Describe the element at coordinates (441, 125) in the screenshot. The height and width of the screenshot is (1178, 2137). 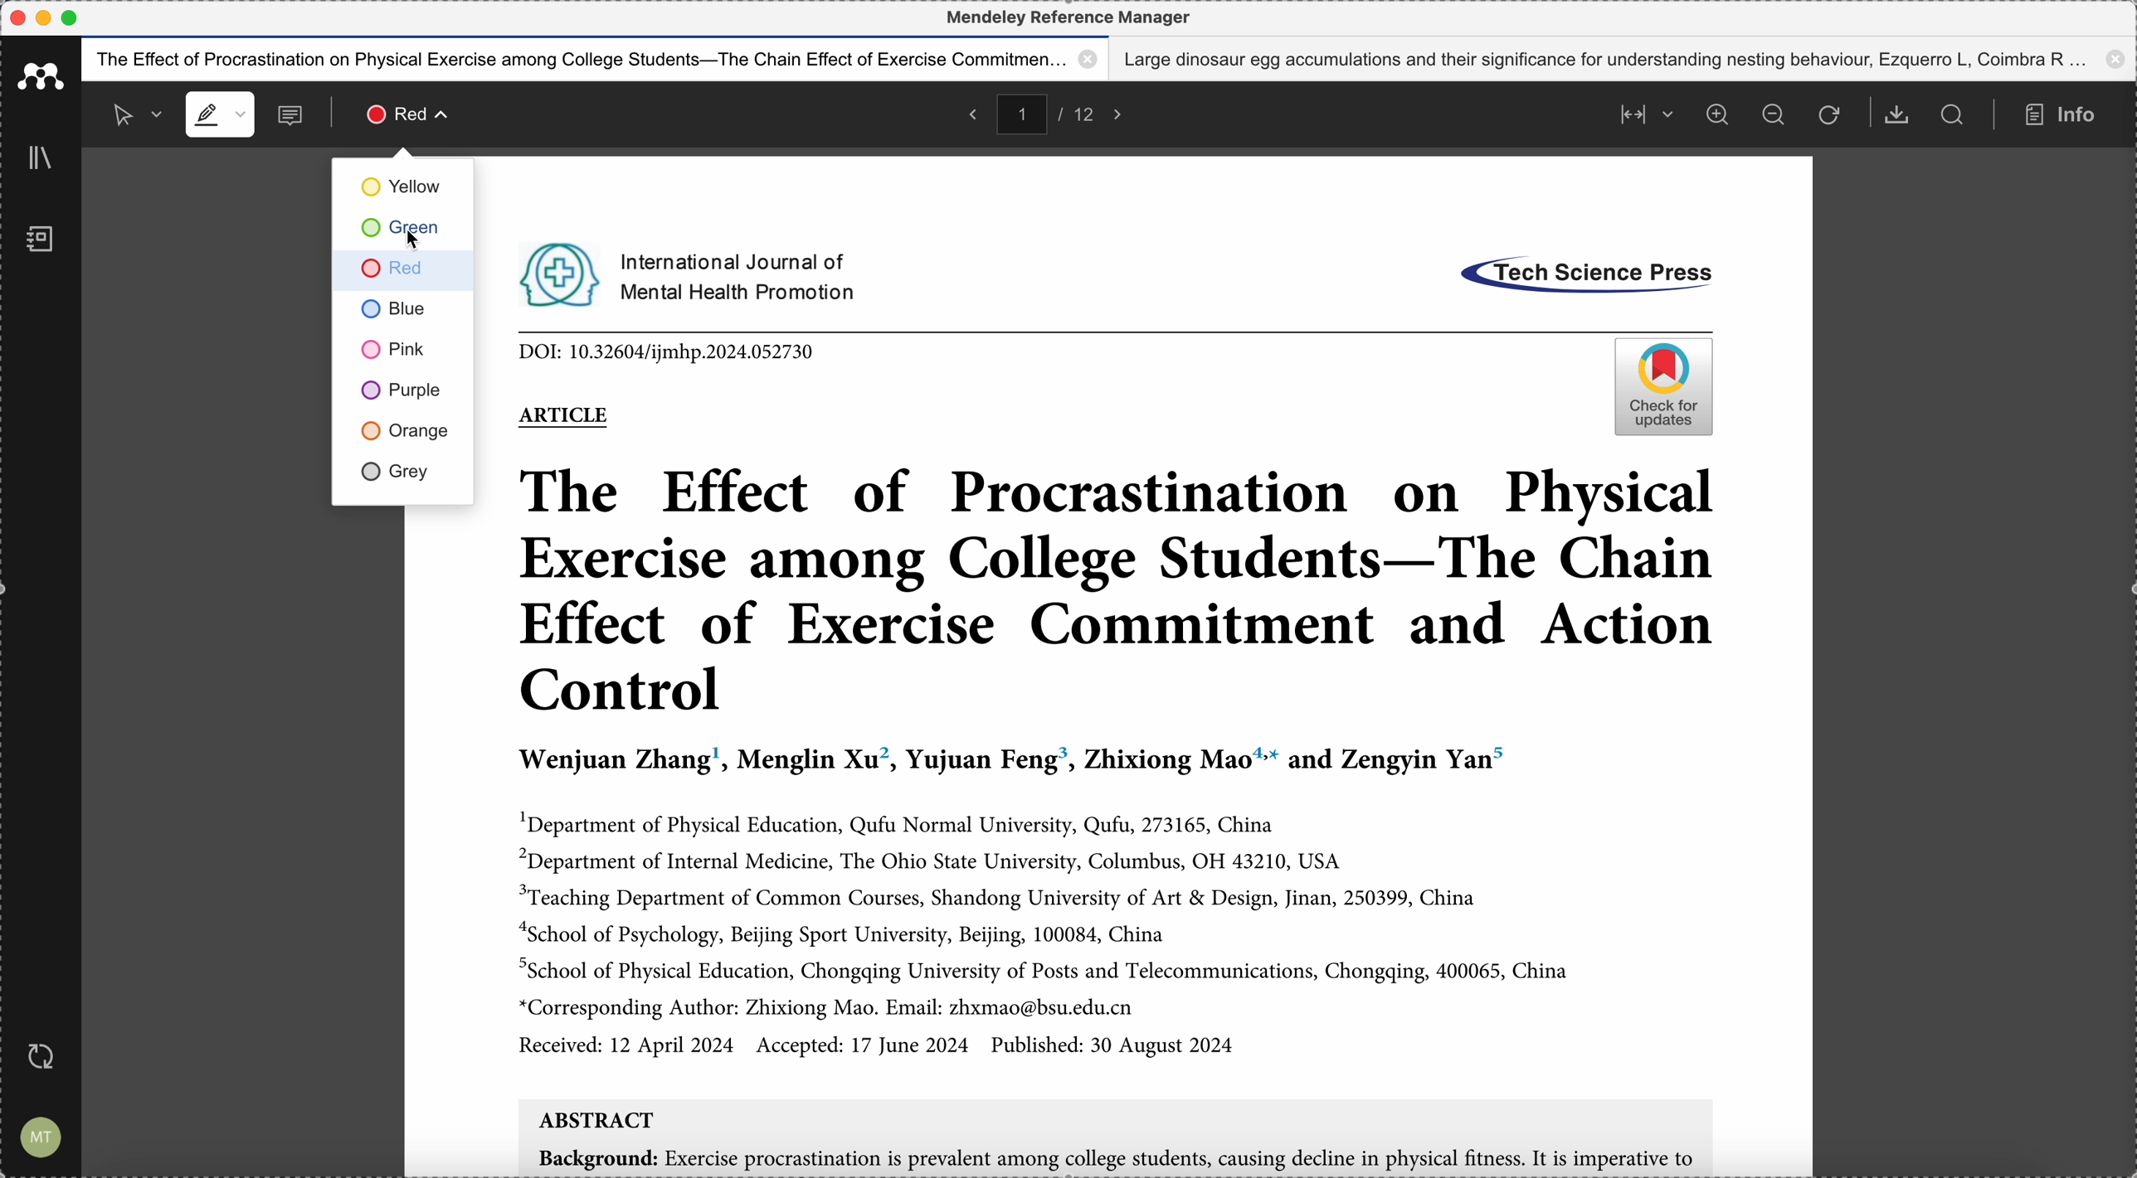
I see `cursor` at that location.